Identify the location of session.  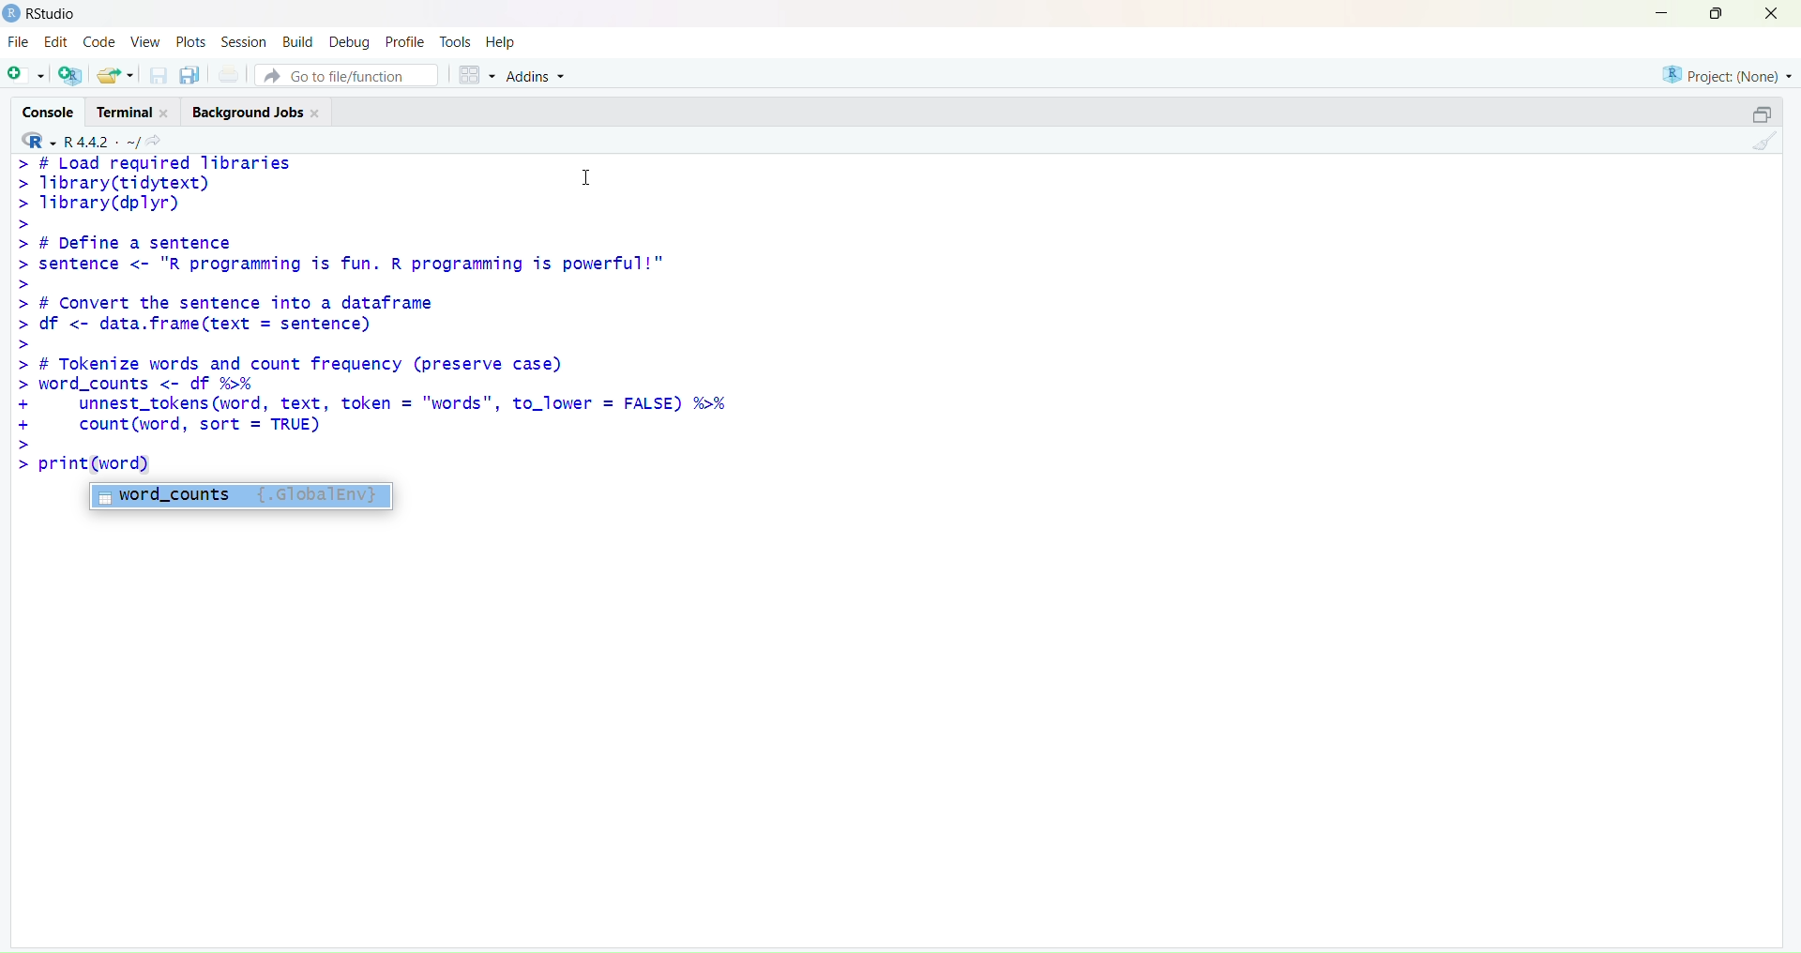
(244, 42).